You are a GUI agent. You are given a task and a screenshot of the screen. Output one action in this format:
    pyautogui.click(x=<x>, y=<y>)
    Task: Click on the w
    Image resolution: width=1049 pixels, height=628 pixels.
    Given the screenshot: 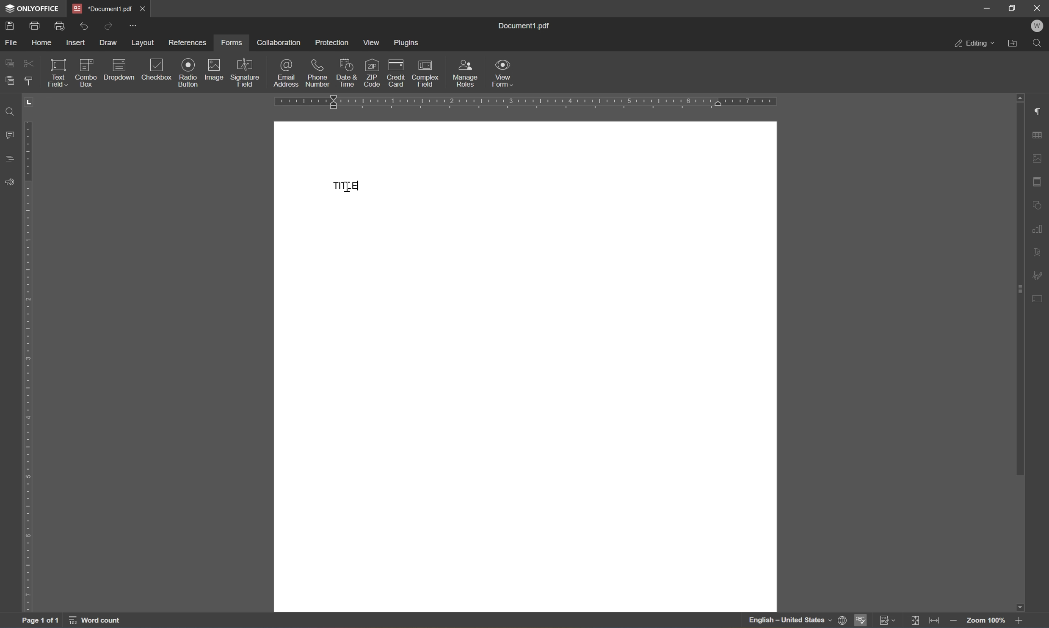 What is the action you would take?
    pyautogui.click(x=1038, y=25)
    